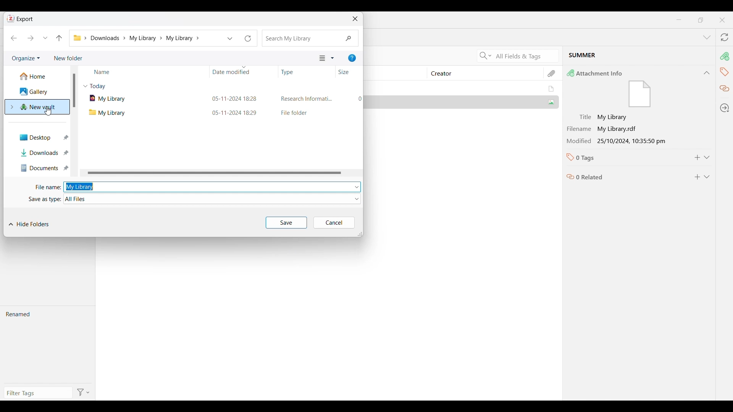  Describe the element at coordinates (77, 38) in the screenshot. I see `Folders` at that location.